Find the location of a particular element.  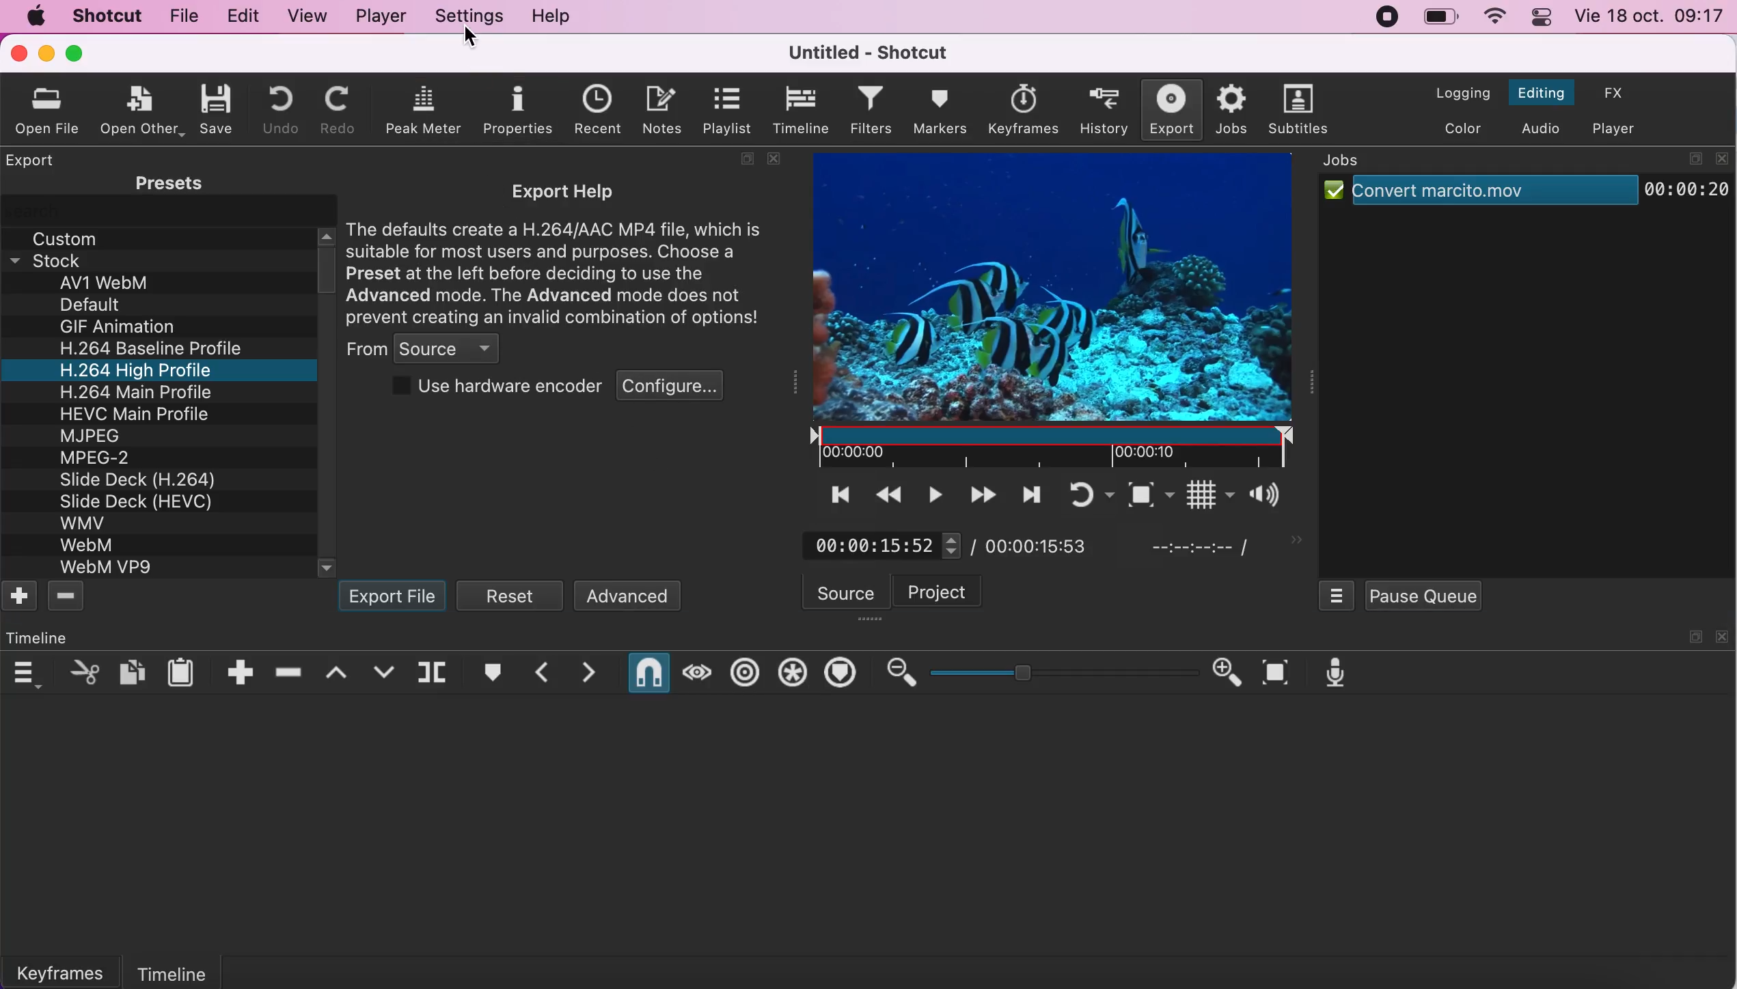

delete is located at coordinates (70, 598).